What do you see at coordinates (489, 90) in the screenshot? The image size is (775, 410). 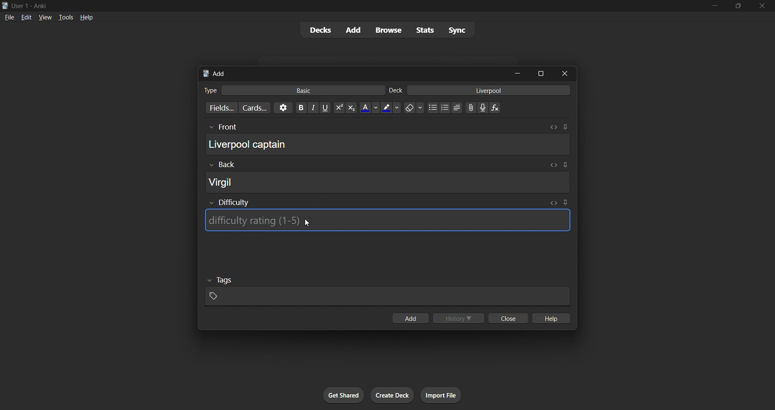 I see `card deck input` at bounding box center [489, 90].